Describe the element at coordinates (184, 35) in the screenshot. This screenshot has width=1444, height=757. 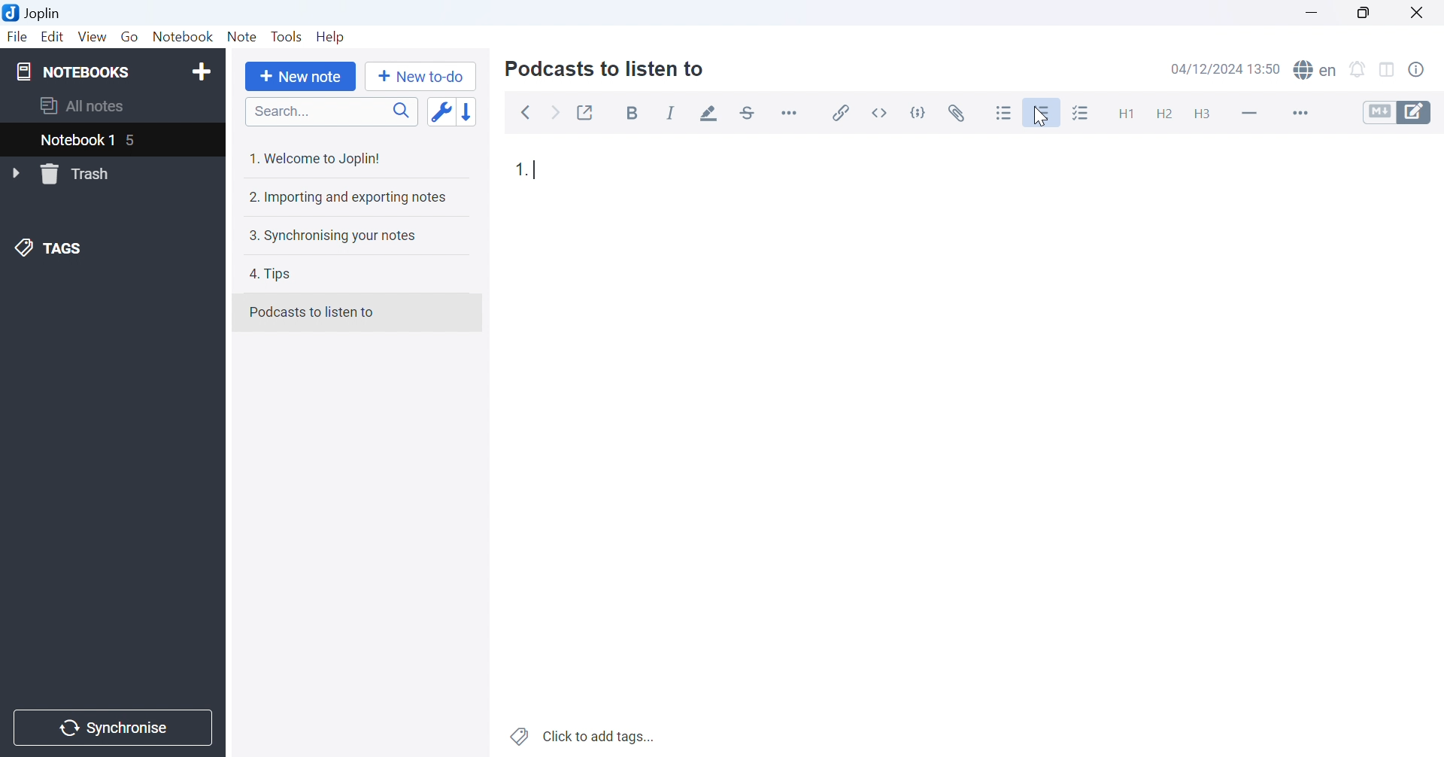
I see `Notebook` at that location.